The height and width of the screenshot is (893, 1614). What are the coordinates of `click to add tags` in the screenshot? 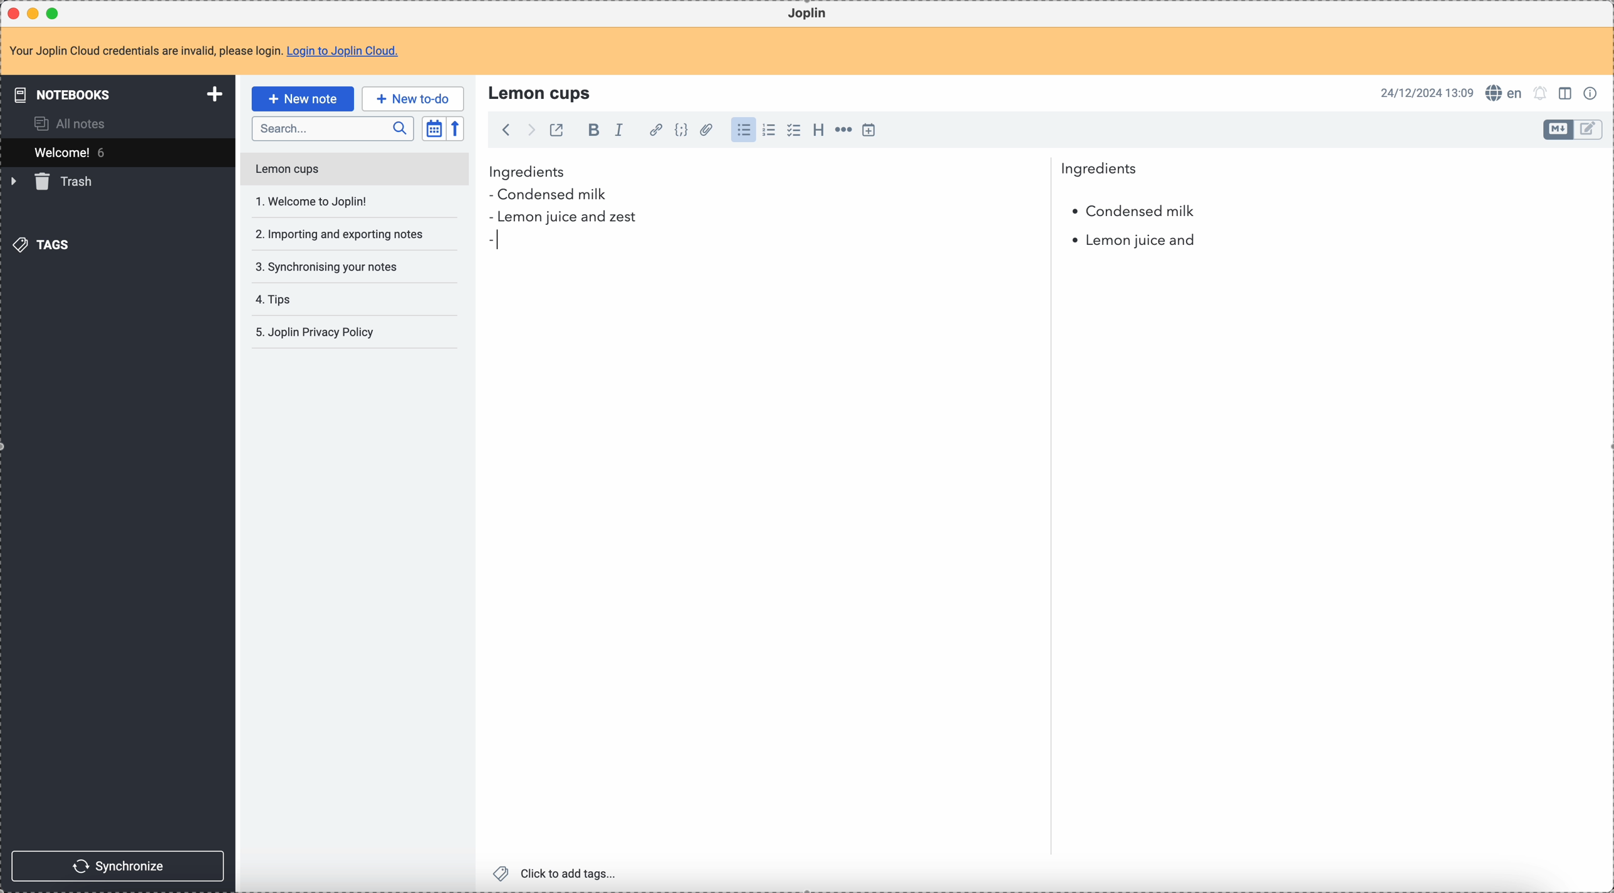 It's located at (558, 872).